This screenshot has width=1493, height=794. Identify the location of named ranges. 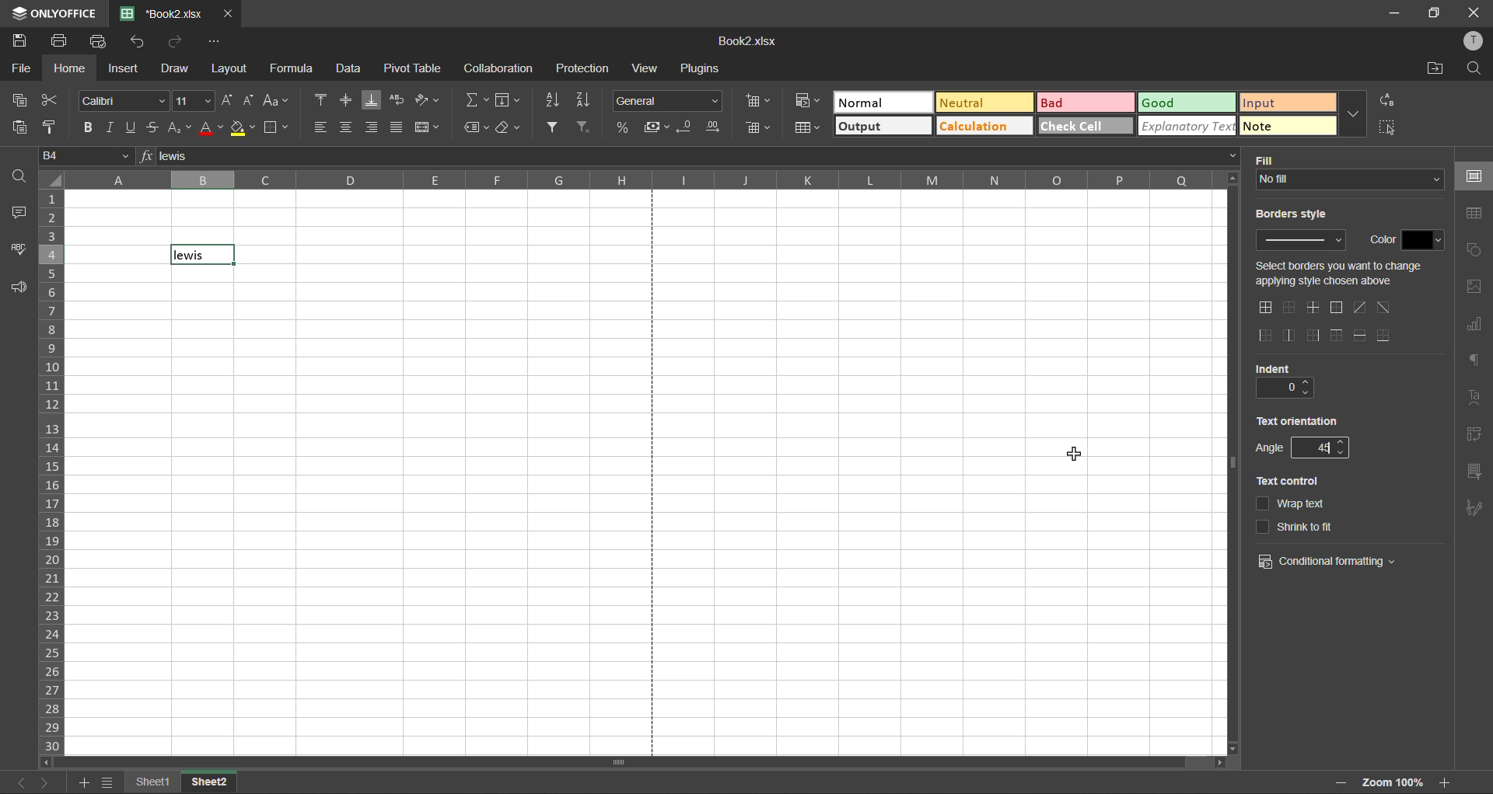
(475, 126).